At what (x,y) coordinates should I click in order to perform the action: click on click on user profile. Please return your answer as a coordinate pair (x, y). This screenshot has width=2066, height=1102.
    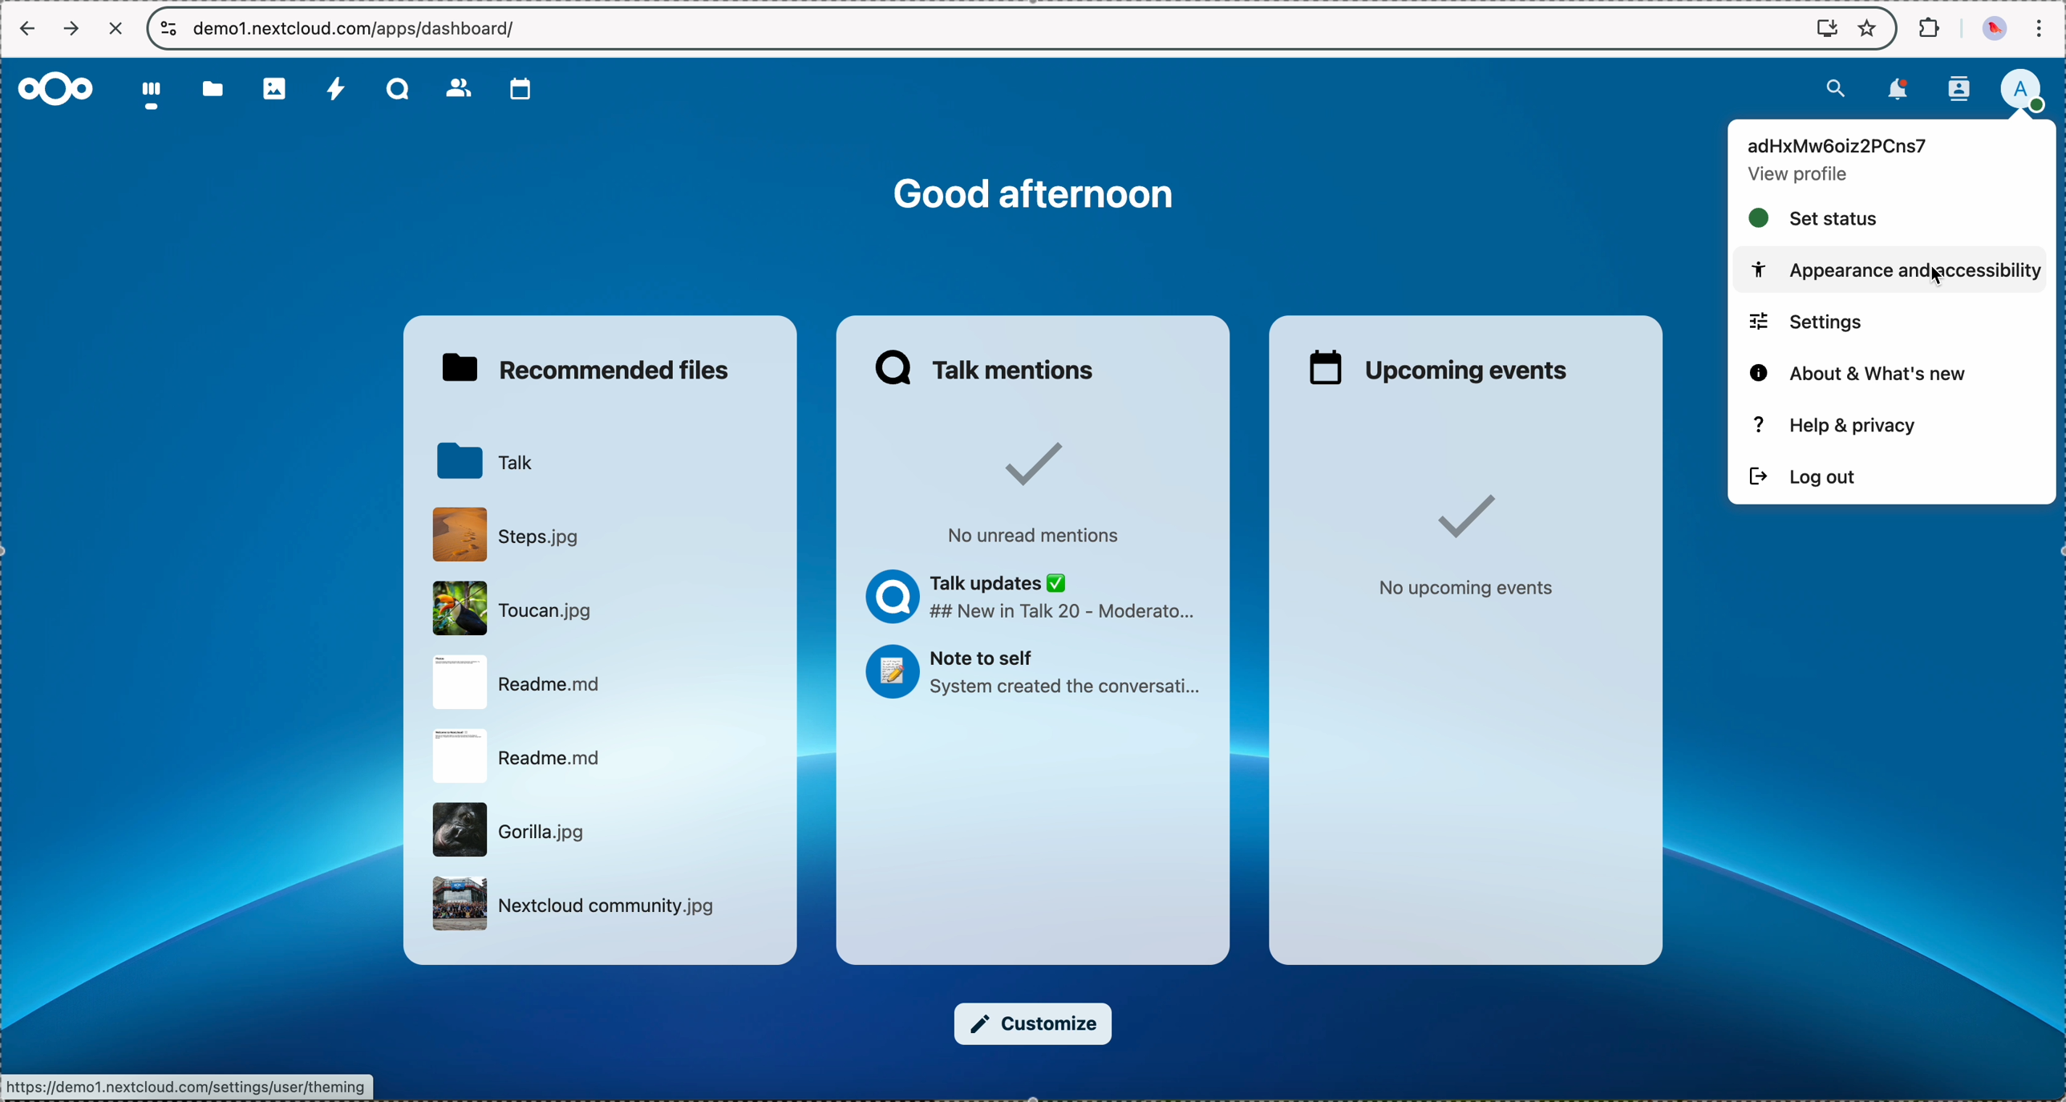
    Looking at the image, I should click on (2020, 91).